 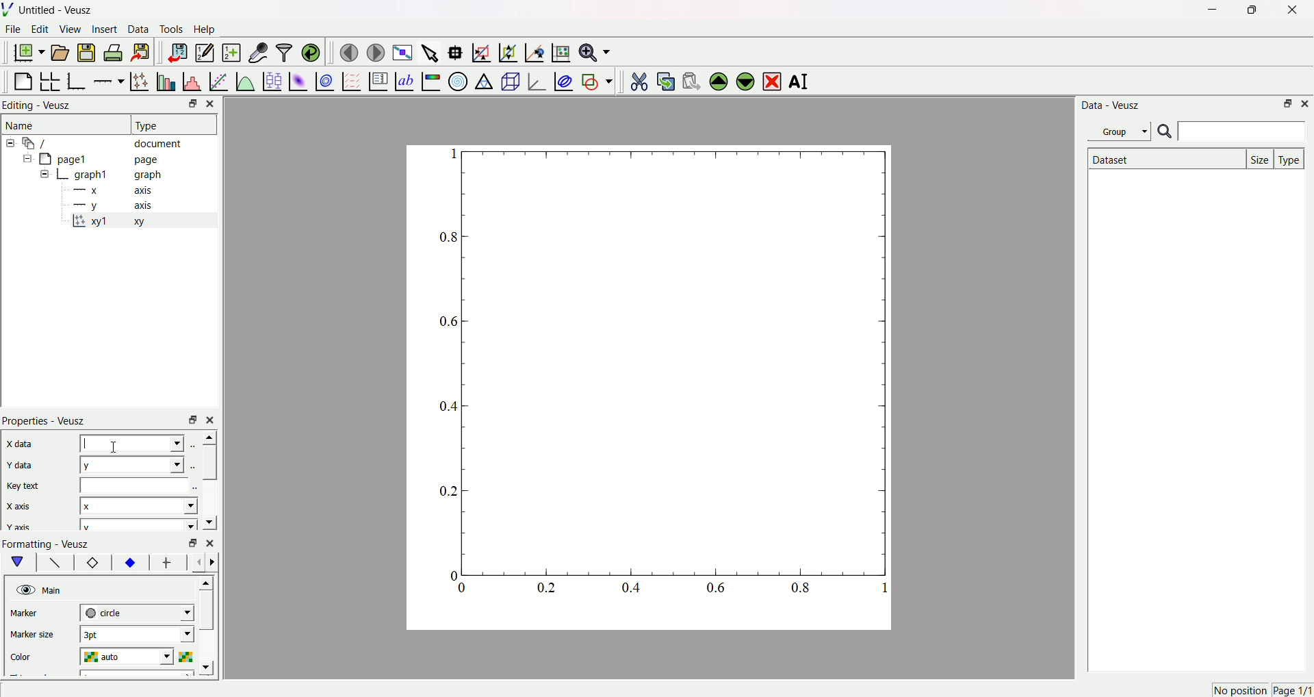 What do you see at coordinates (719, 80) in the screenshot?
I see `move the widgets up` at bounding box center [719, 80].